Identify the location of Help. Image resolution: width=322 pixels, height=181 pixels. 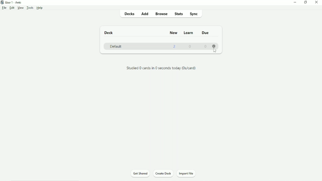
(40, 8).